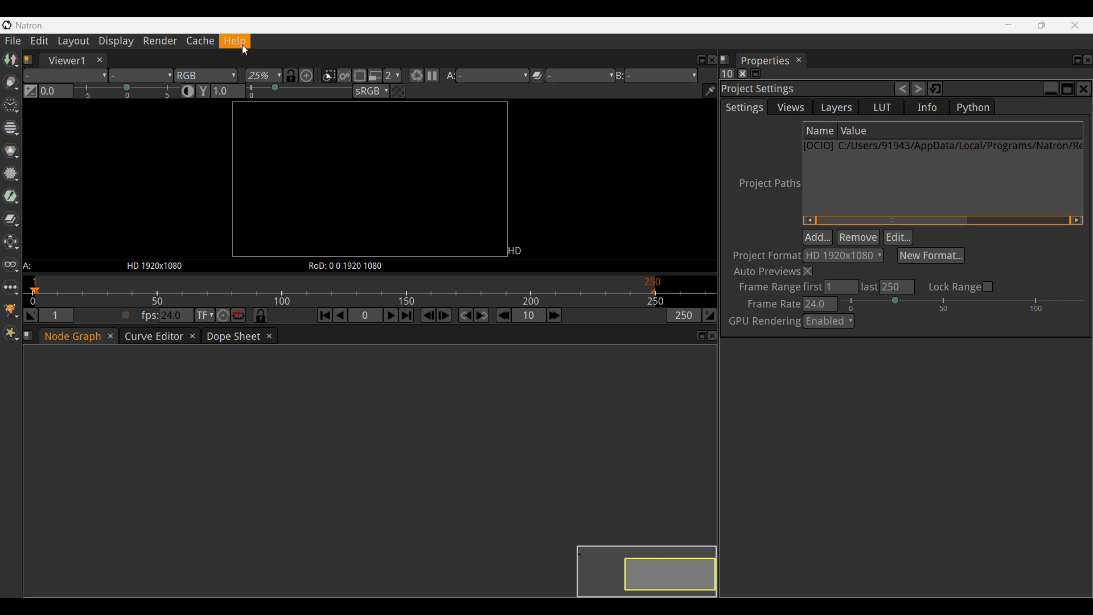 The width and height of the screenshot is (1093, 615). I want to click on Close pane 1, so click(712, 60).